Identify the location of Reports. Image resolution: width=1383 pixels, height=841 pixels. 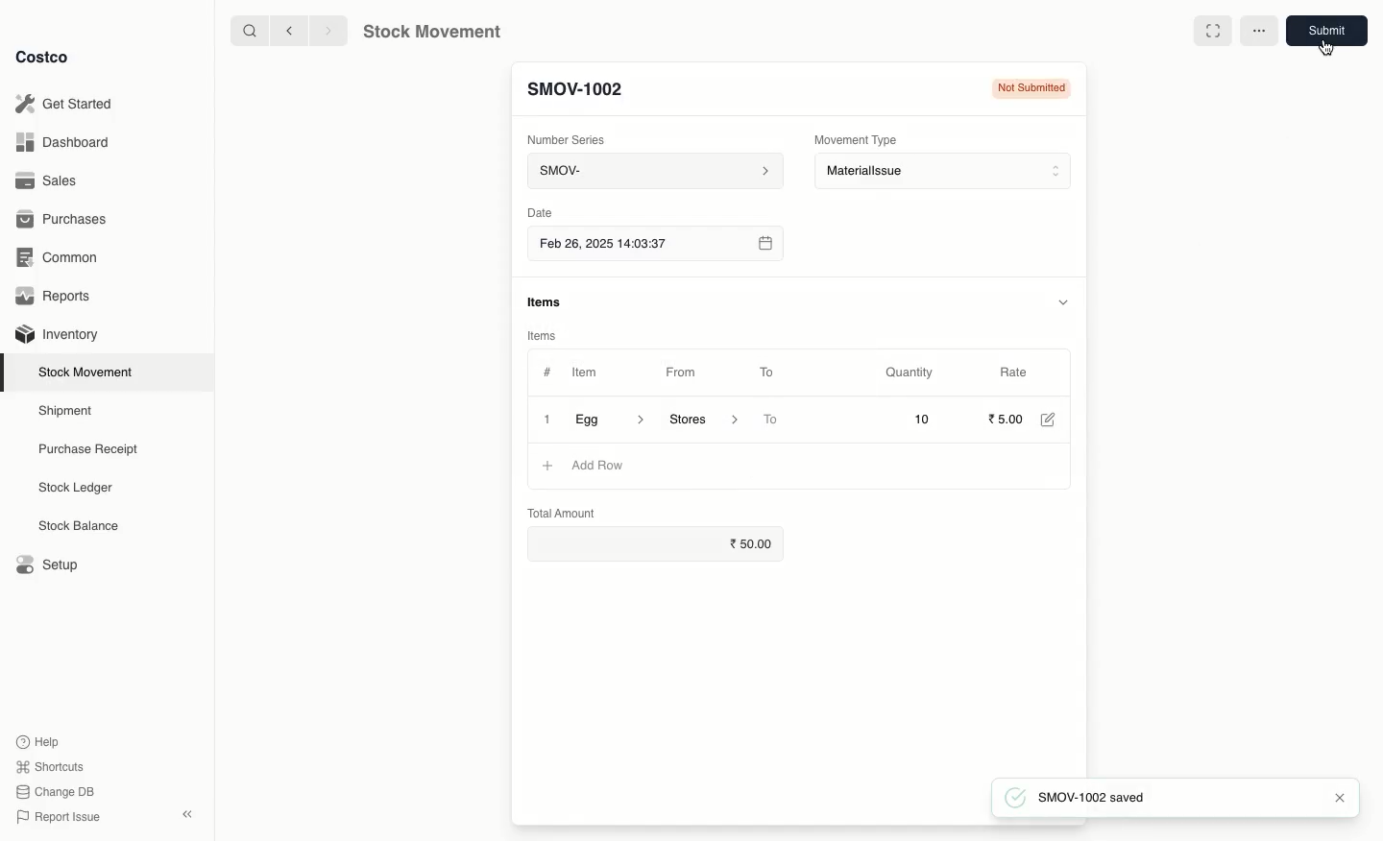
(58, 296).